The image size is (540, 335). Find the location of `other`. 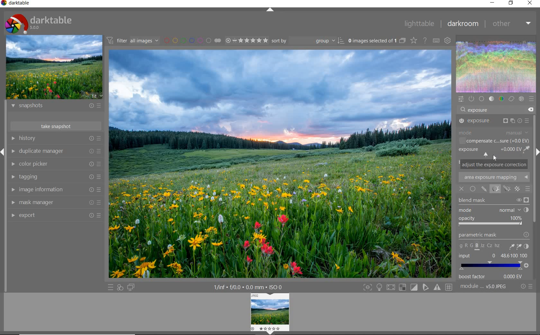

other is located at coordinates (512, 24).